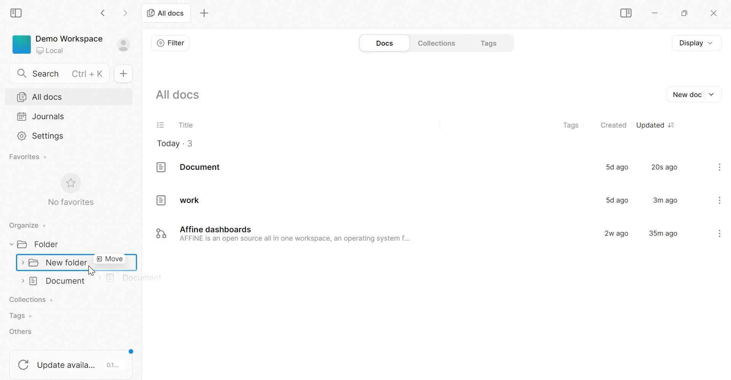  Describe the element at coordinates (698, 94) in the screenshot. I see `New Doc` at that location.